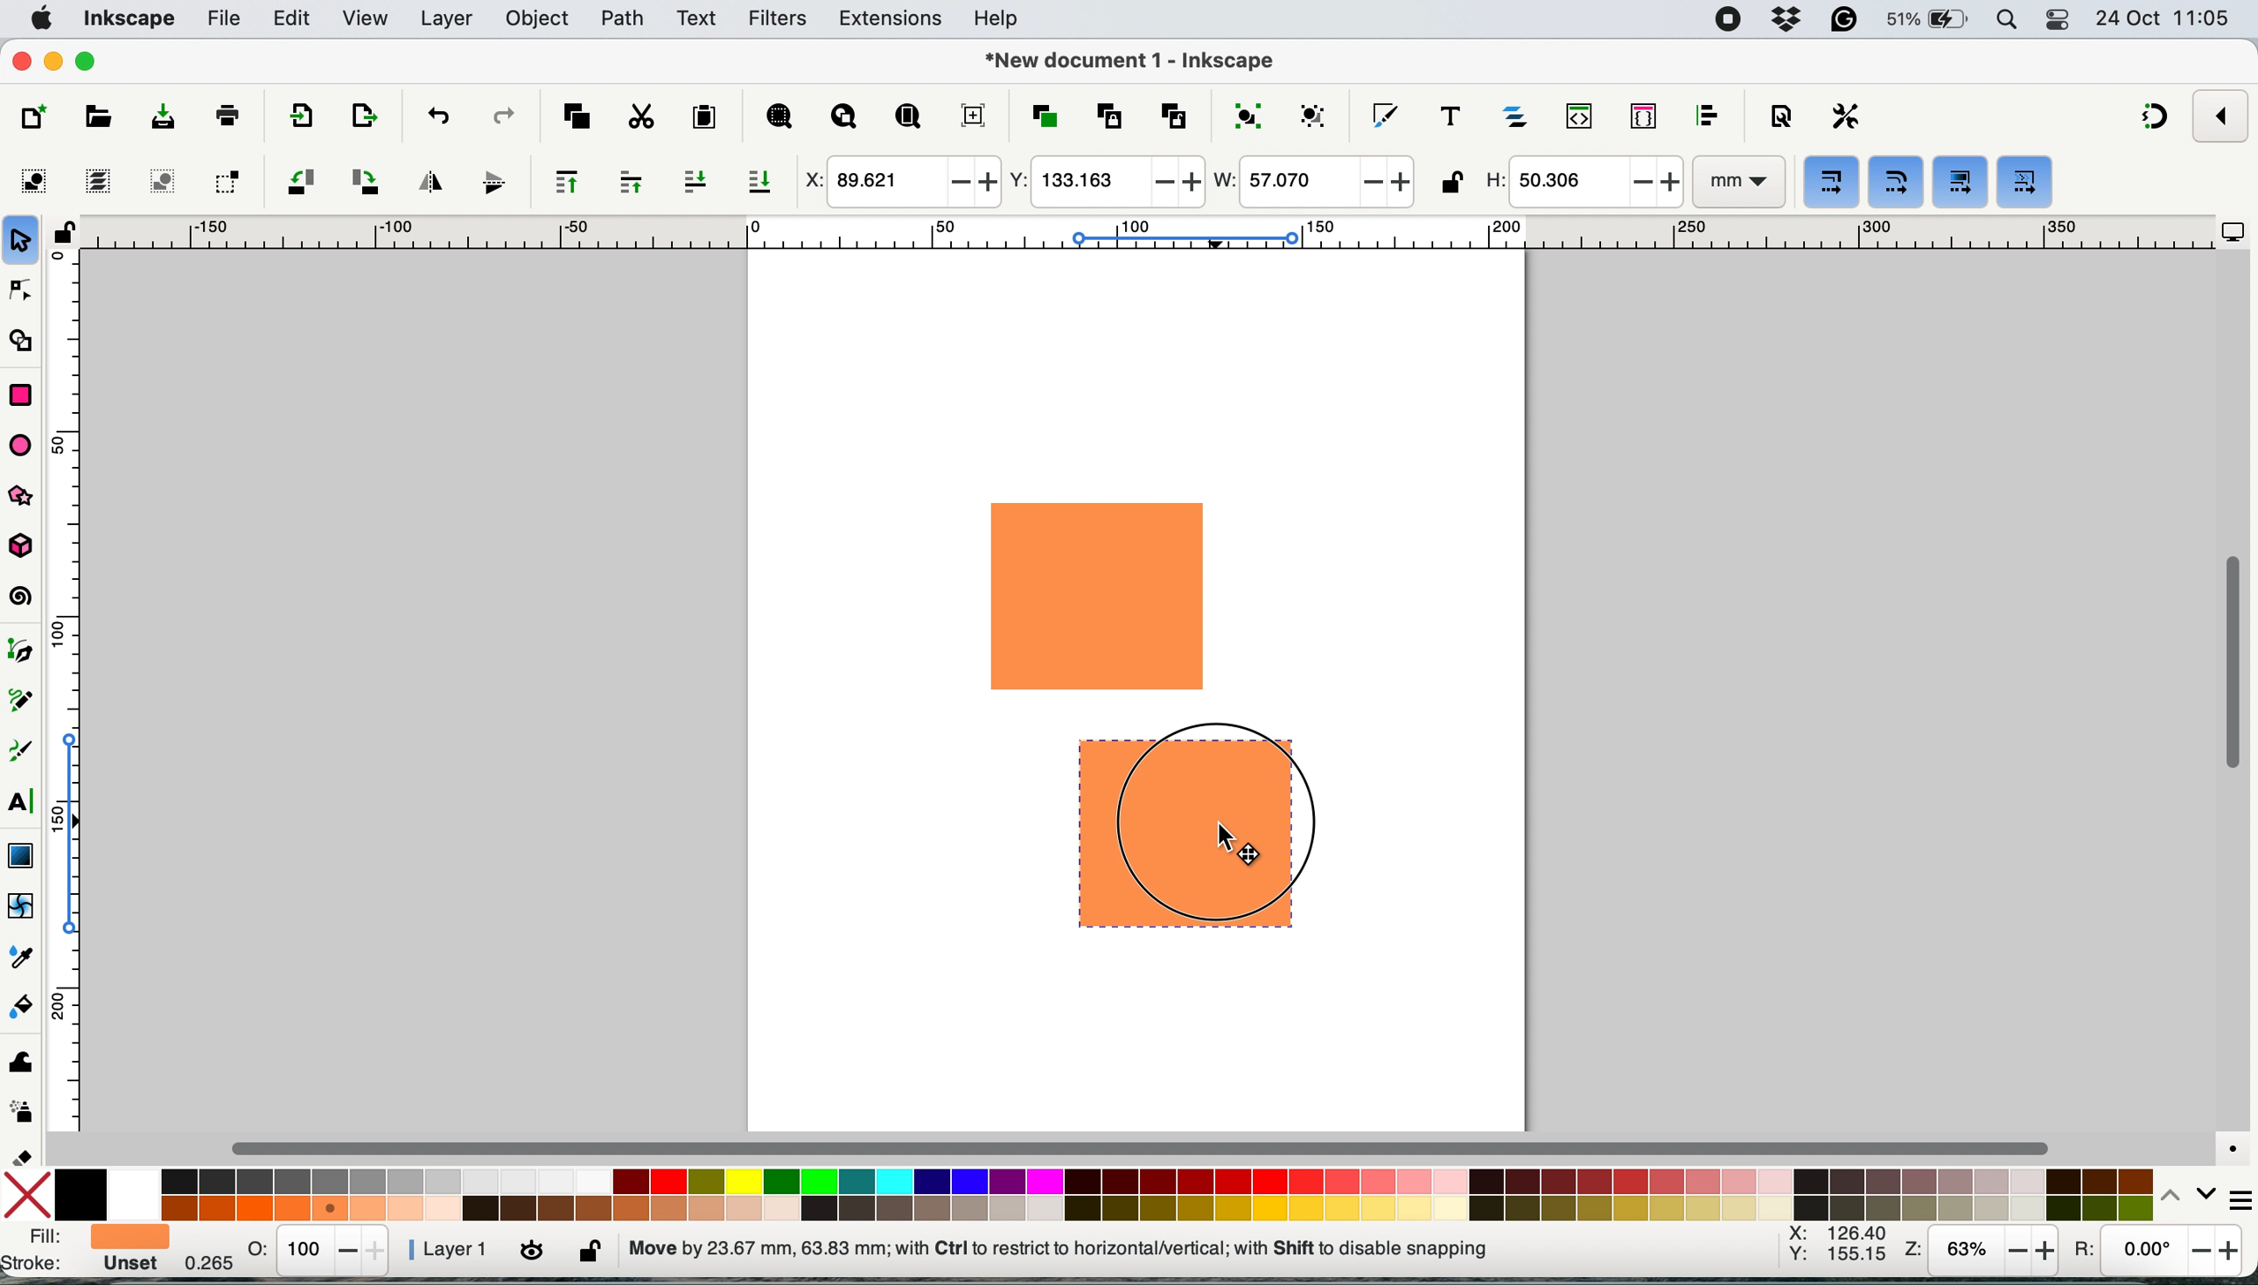  Describe the element at coordinates (1846, 21) in the screenshot. I see `grammarly` at that location.